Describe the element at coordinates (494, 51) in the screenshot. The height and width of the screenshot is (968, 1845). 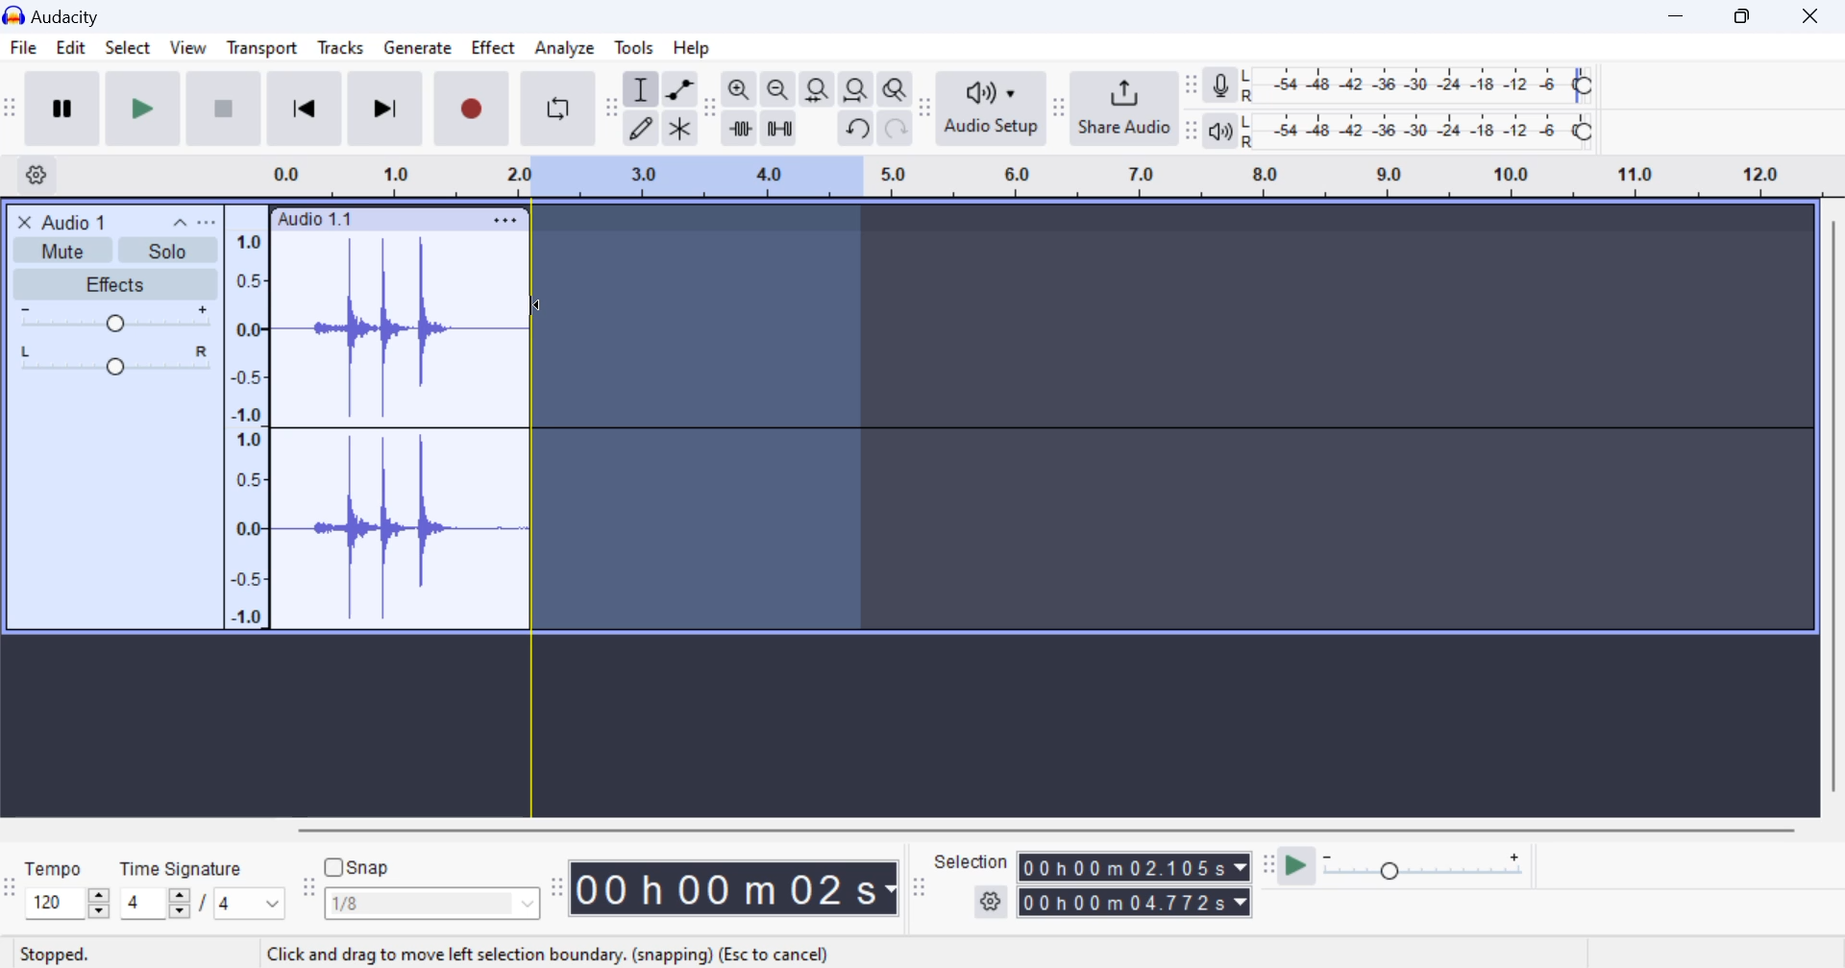
I see `Effect` at that location.